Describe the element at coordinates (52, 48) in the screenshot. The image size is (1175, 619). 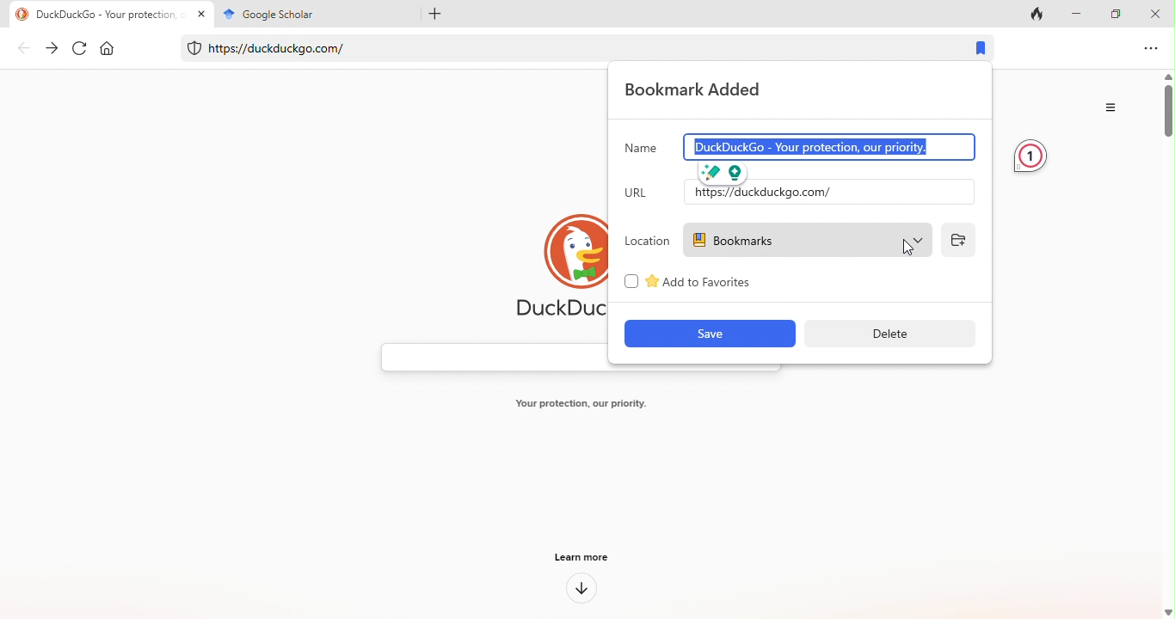
I see `forward` at that location.